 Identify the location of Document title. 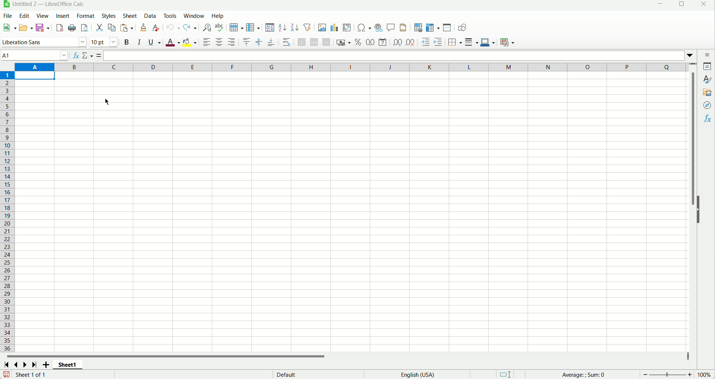
(50, 4).